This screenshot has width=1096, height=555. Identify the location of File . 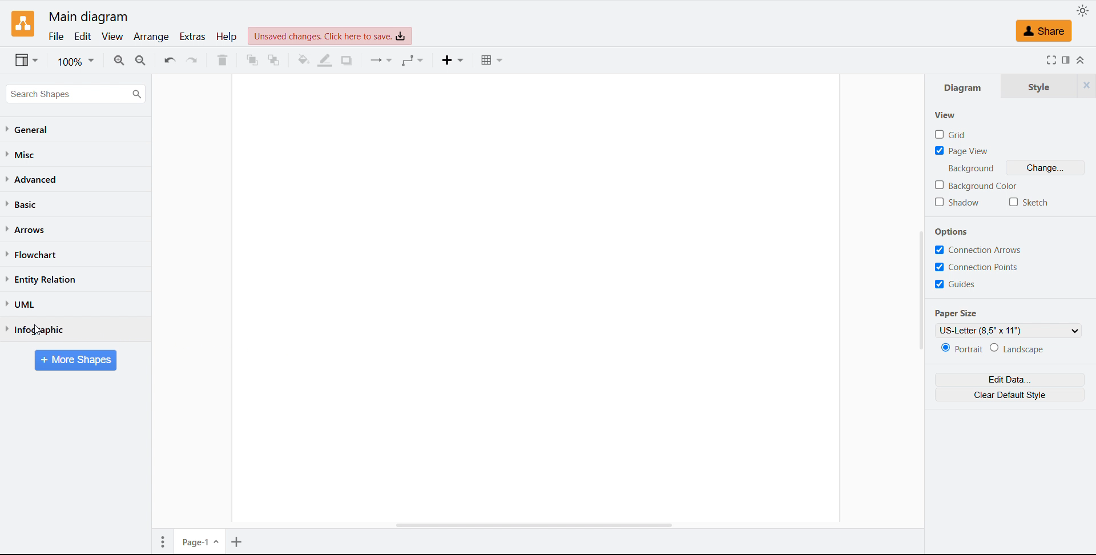
(55, 37).